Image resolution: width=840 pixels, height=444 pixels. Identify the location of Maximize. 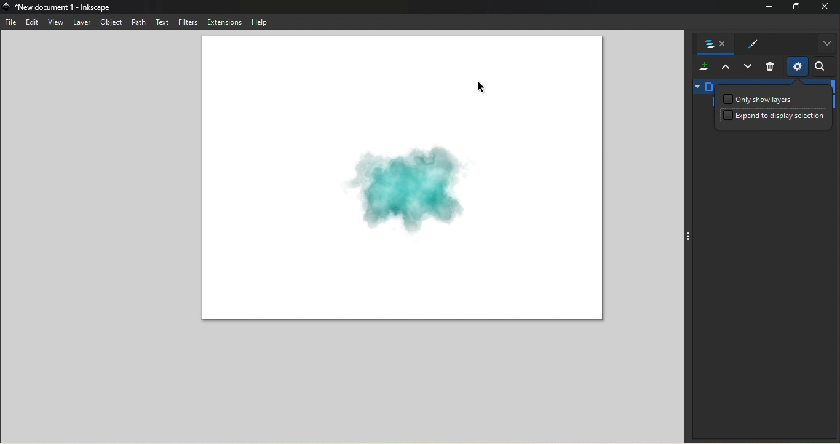
(796, 7).